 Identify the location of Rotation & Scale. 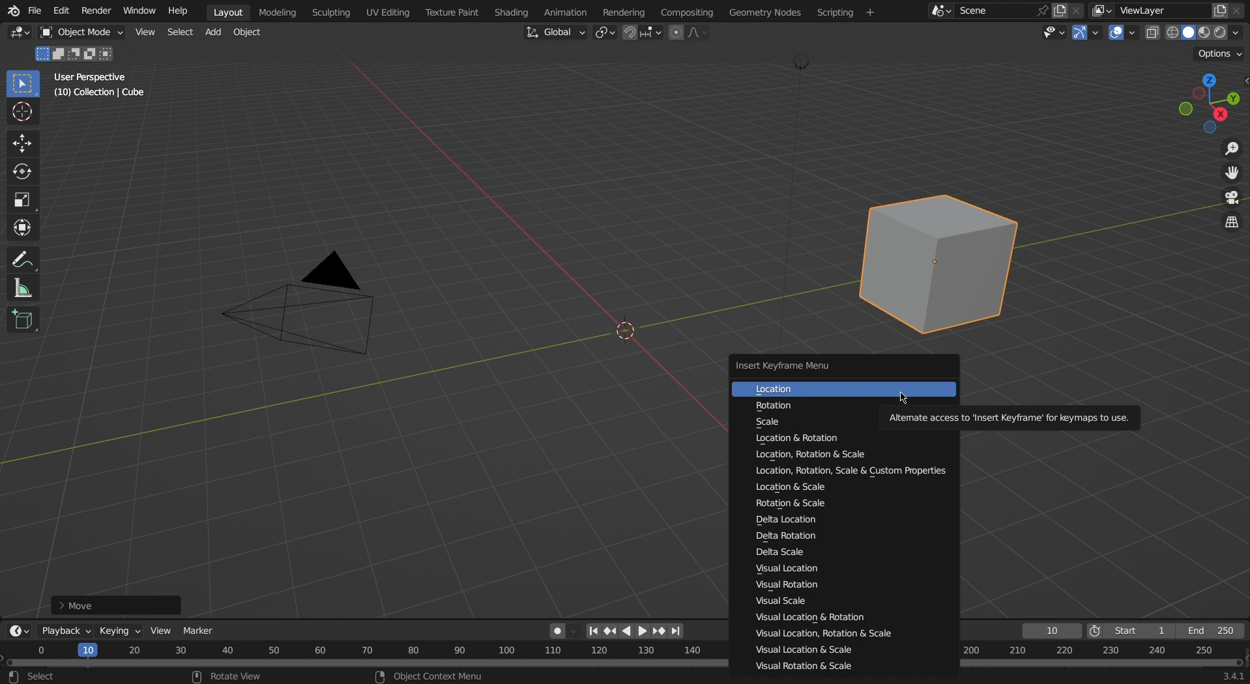
(791, 505).